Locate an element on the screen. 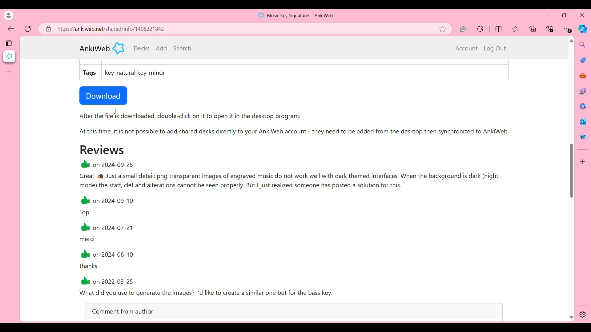  Software logo is located at coordinates (261, 15).